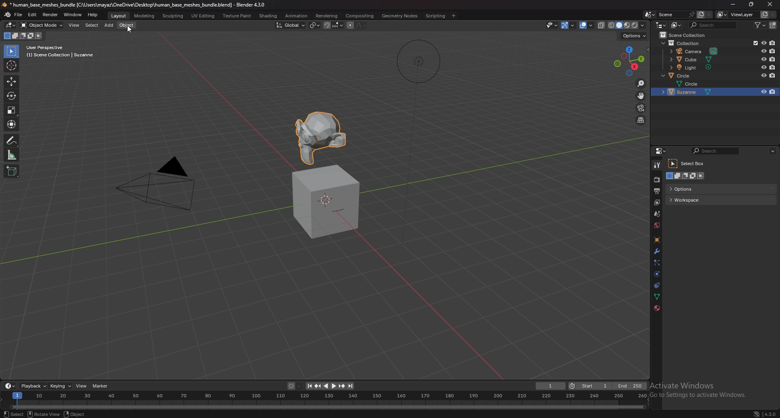 This screenshot has width=780, height=418. What do you see at coordinates (657, 226) in the screenshot?
I see `world` at bounding box center [657, 226].